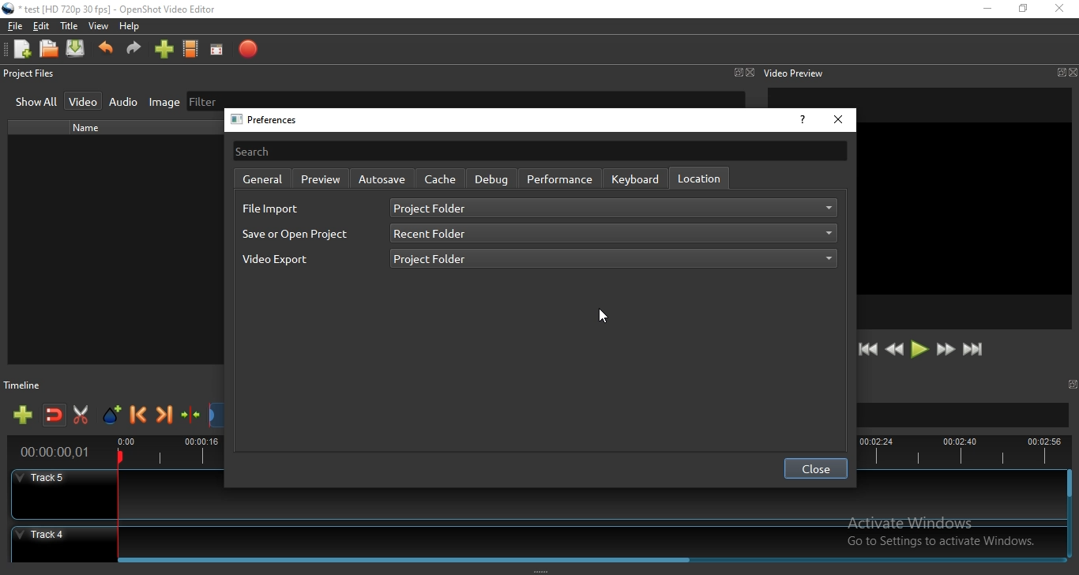 The image size is (1079, 575). What do you see at coordinates (220, 50) in the screenshot?
I see `Full screen ` at bounding box center [220, 50].